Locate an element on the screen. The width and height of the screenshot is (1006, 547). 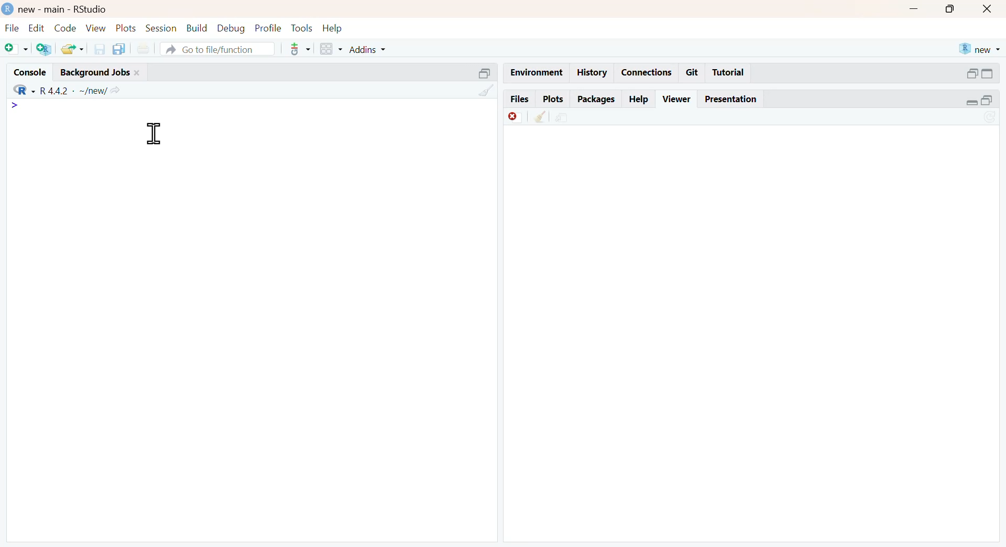
new - main - RStudio is located at coordinates (64, 9).